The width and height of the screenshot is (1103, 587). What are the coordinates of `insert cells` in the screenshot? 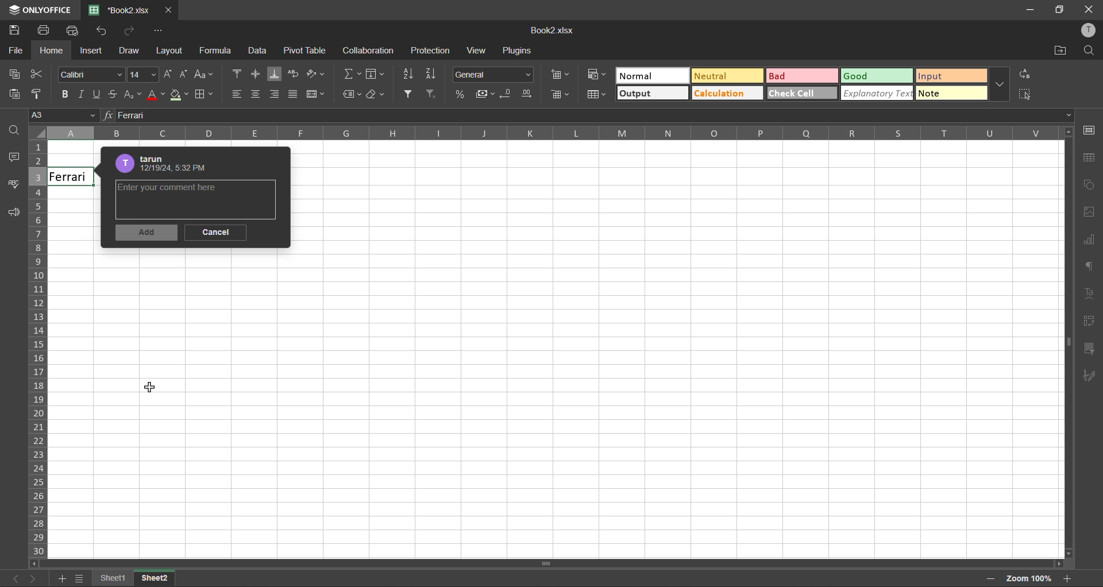 It's located at (560, 74).